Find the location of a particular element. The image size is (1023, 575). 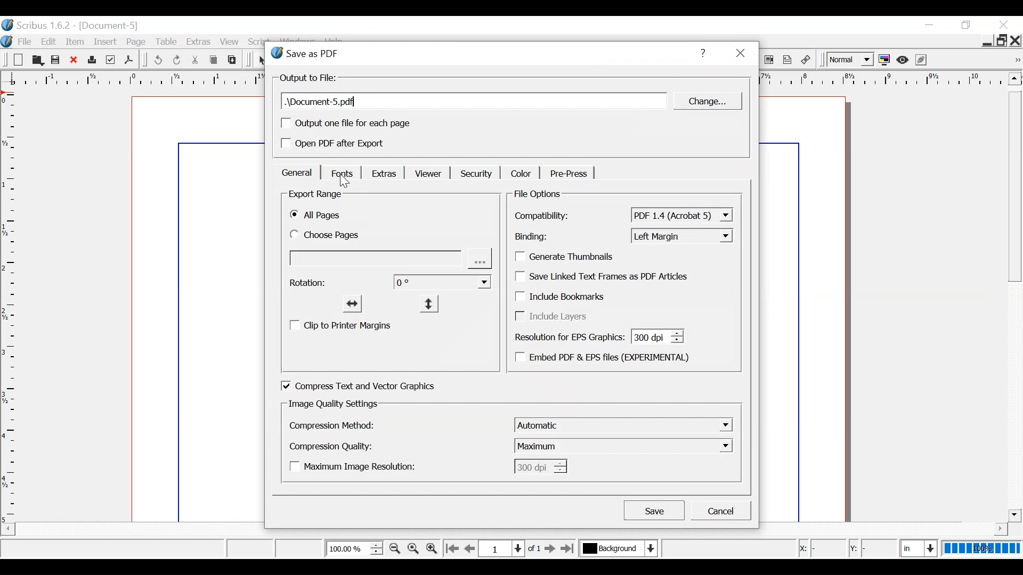

Zoom is located at coordinates (354, 548).